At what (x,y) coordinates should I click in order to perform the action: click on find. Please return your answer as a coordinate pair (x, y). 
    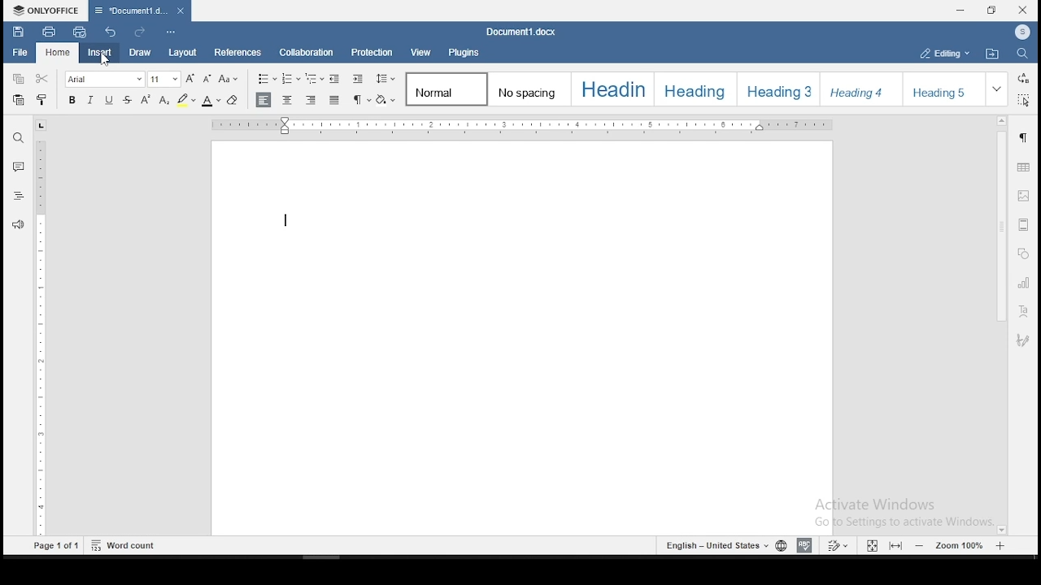
    Looking at the image, I should click on (19, 136).